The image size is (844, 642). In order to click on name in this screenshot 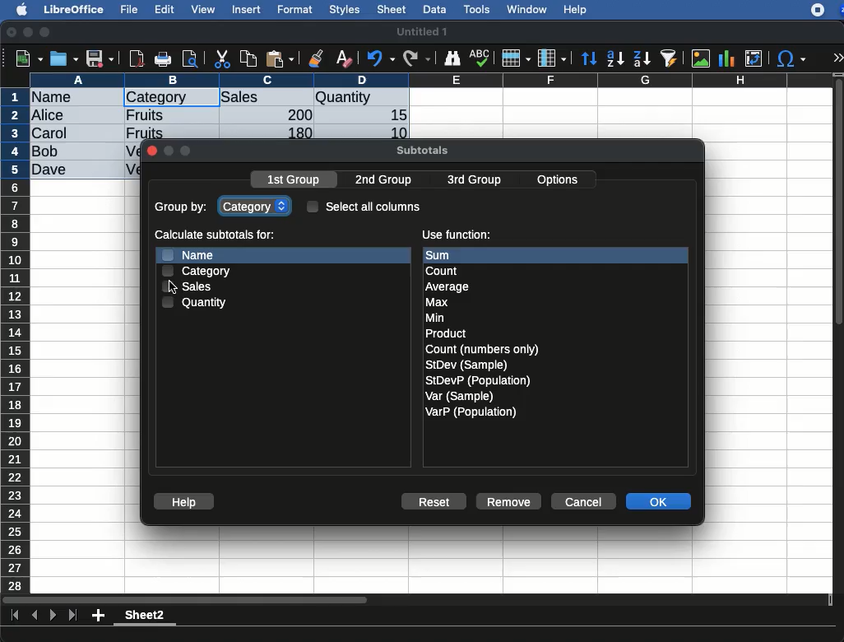, I will do `click(187, 254)`.